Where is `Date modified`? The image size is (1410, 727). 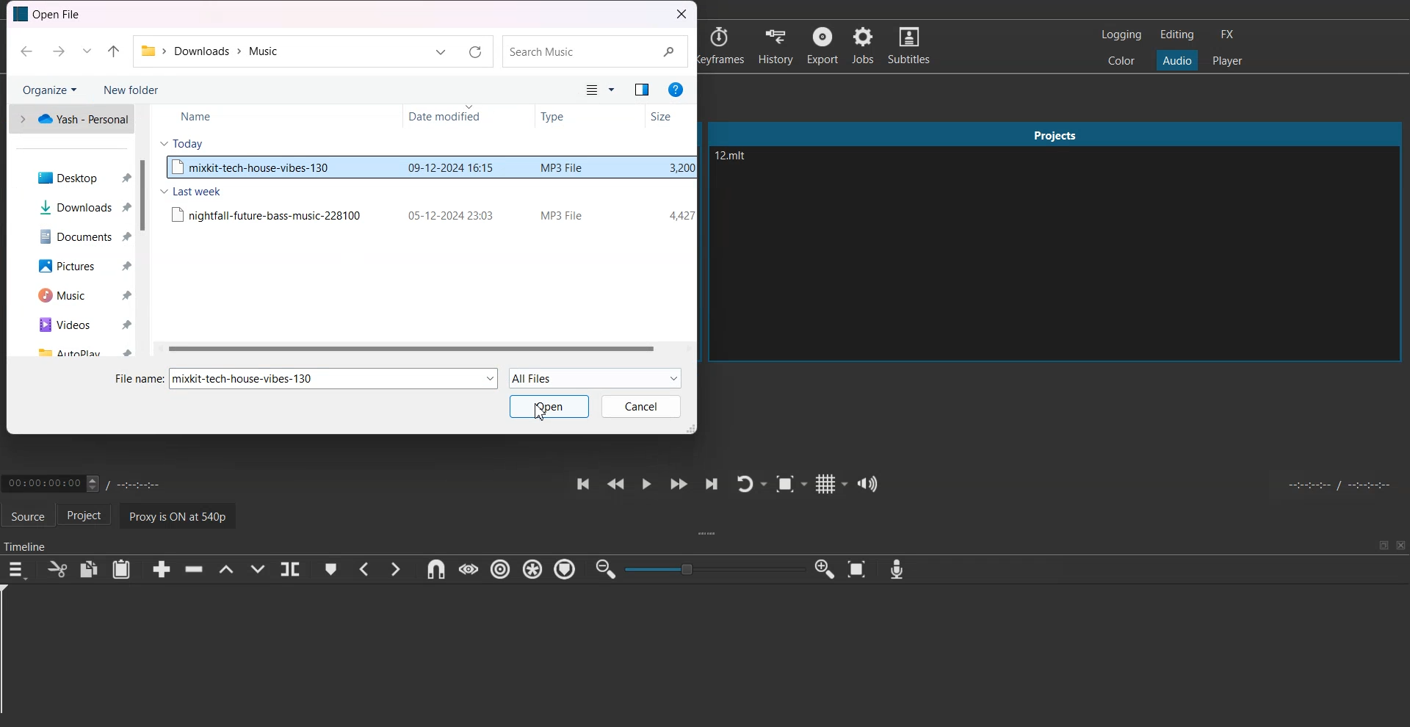 Date modified is located at coordinates (463, 117).